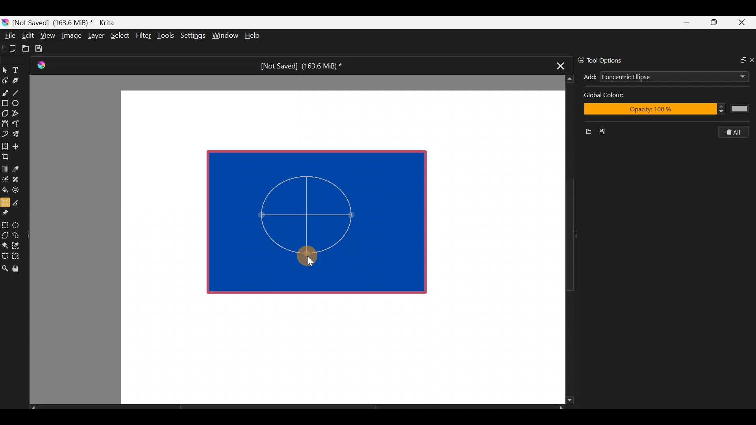  What do you see at coordinates (650, 78) in the screenshot?
I see `Concentric Ellipse` at bounding box center [650, 78].